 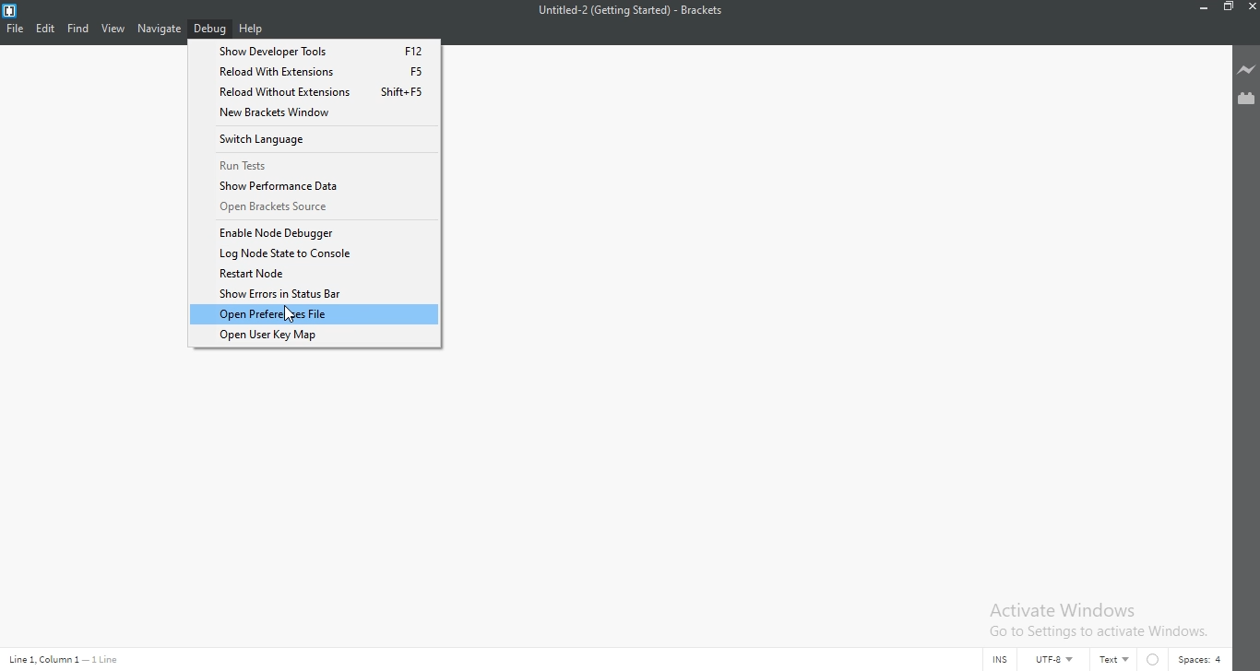 I want to click on New Brackets Window, so click(x=315, y=113).